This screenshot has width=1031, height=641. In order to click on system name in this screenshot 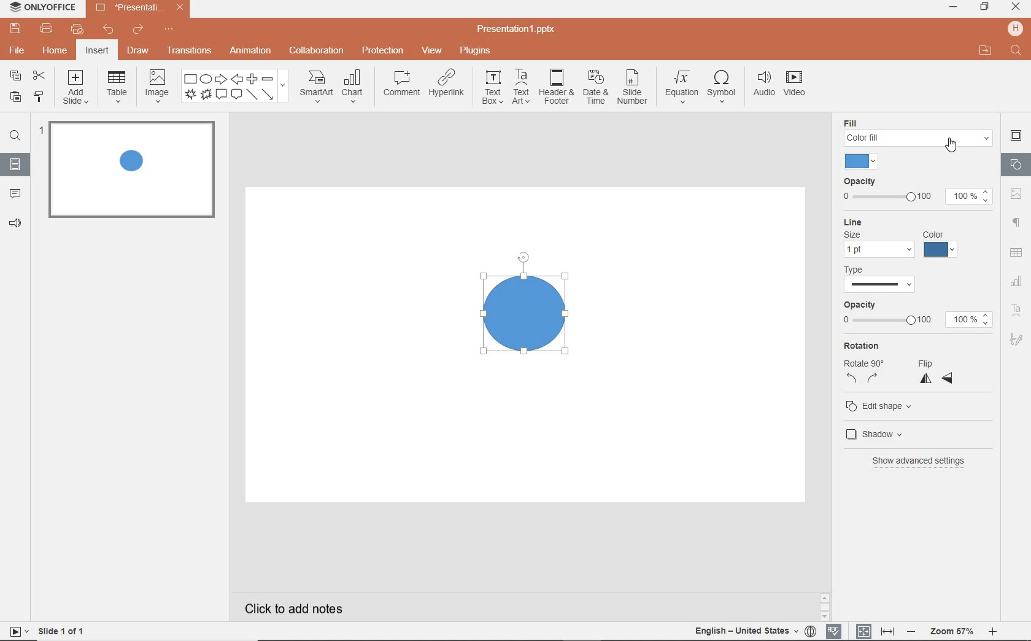, I will do `click(41, 8)`.